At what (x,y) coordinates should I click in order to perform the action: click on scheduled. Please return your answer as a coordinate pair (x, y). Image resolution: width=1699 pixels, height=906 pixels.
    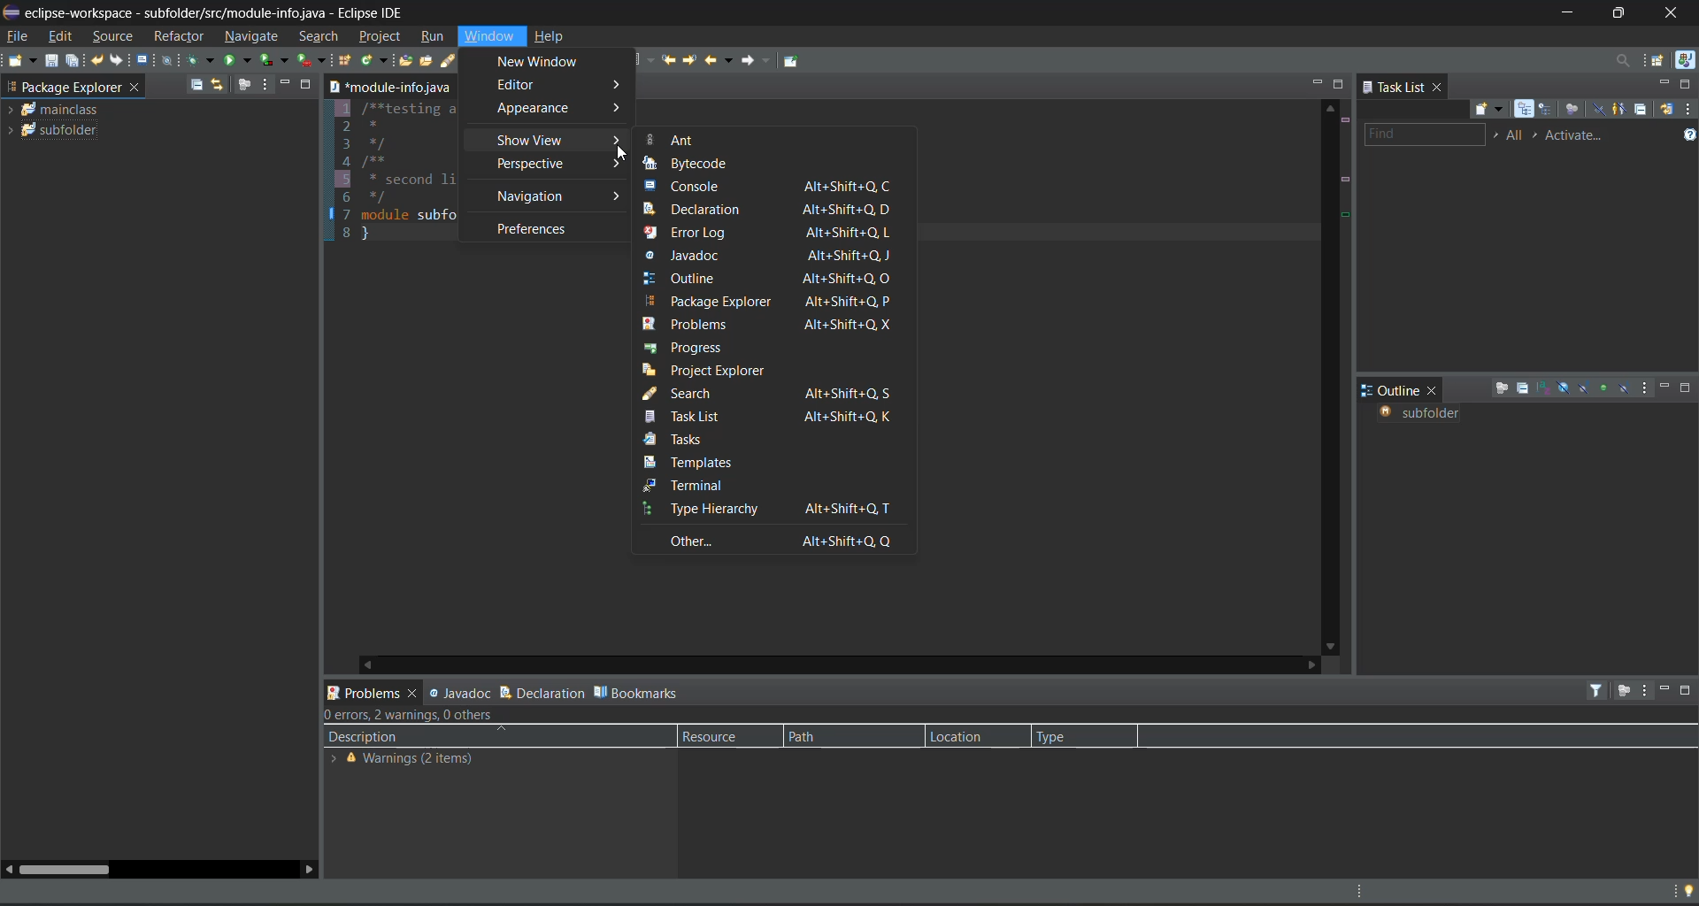
    Looking at the image, I should click on (1548, 111).